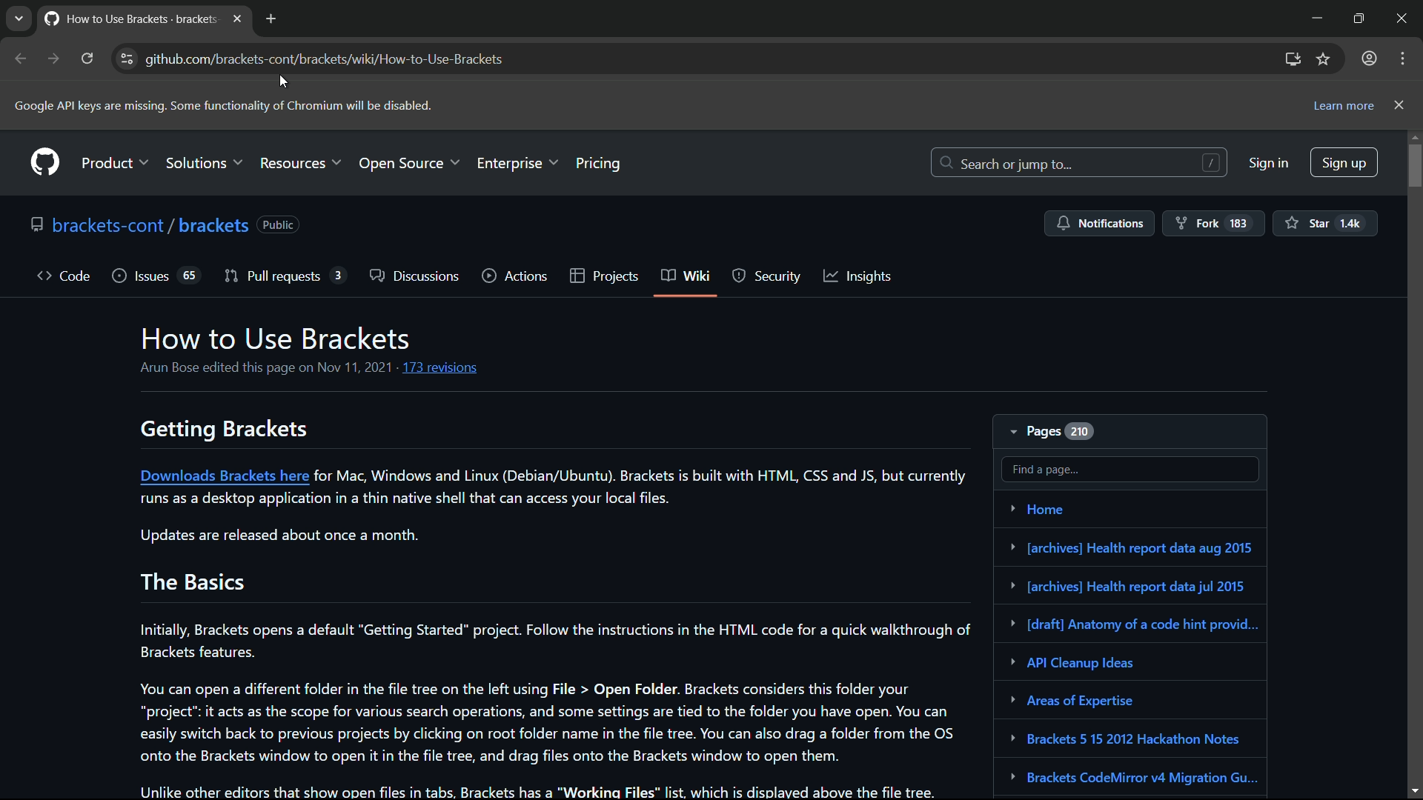 The width and height of the screenshot is (1423, 800). I want to click on pricing, so click(598, 164).